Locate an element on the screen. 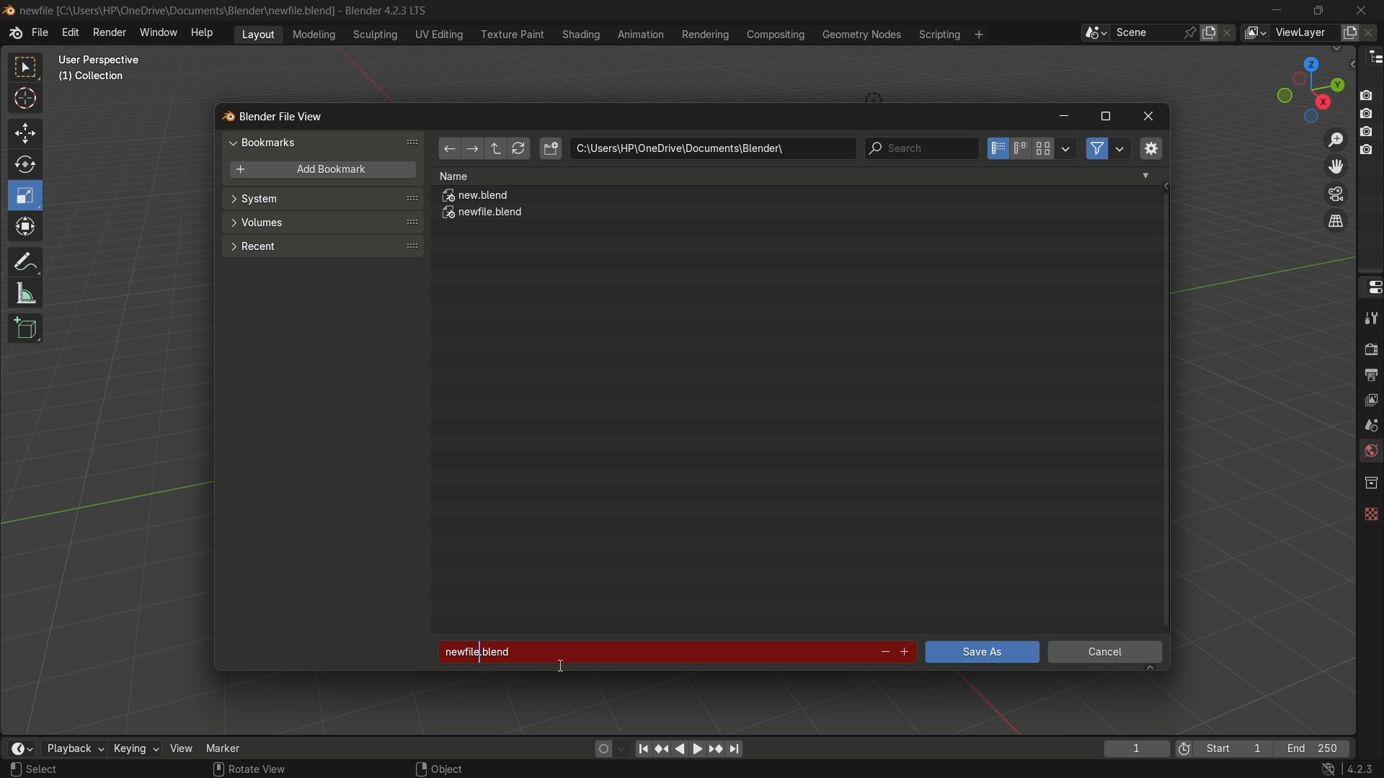  close window is located at coordinates (1149, 117).